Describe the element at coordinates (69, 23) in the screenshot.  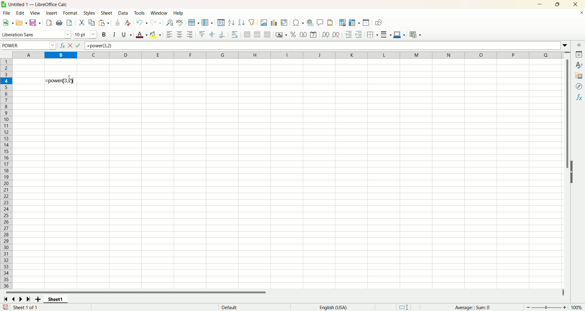
I see `print preview` at that location.